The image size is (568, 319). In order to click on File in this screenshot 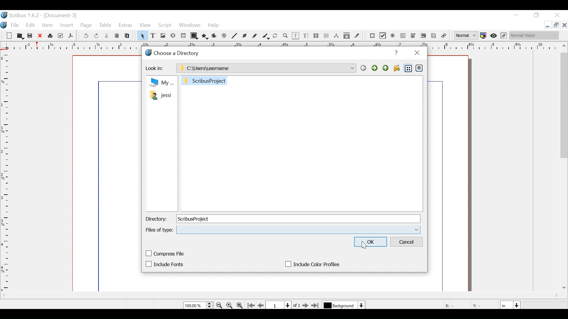, I will do `click(14, 26)`.